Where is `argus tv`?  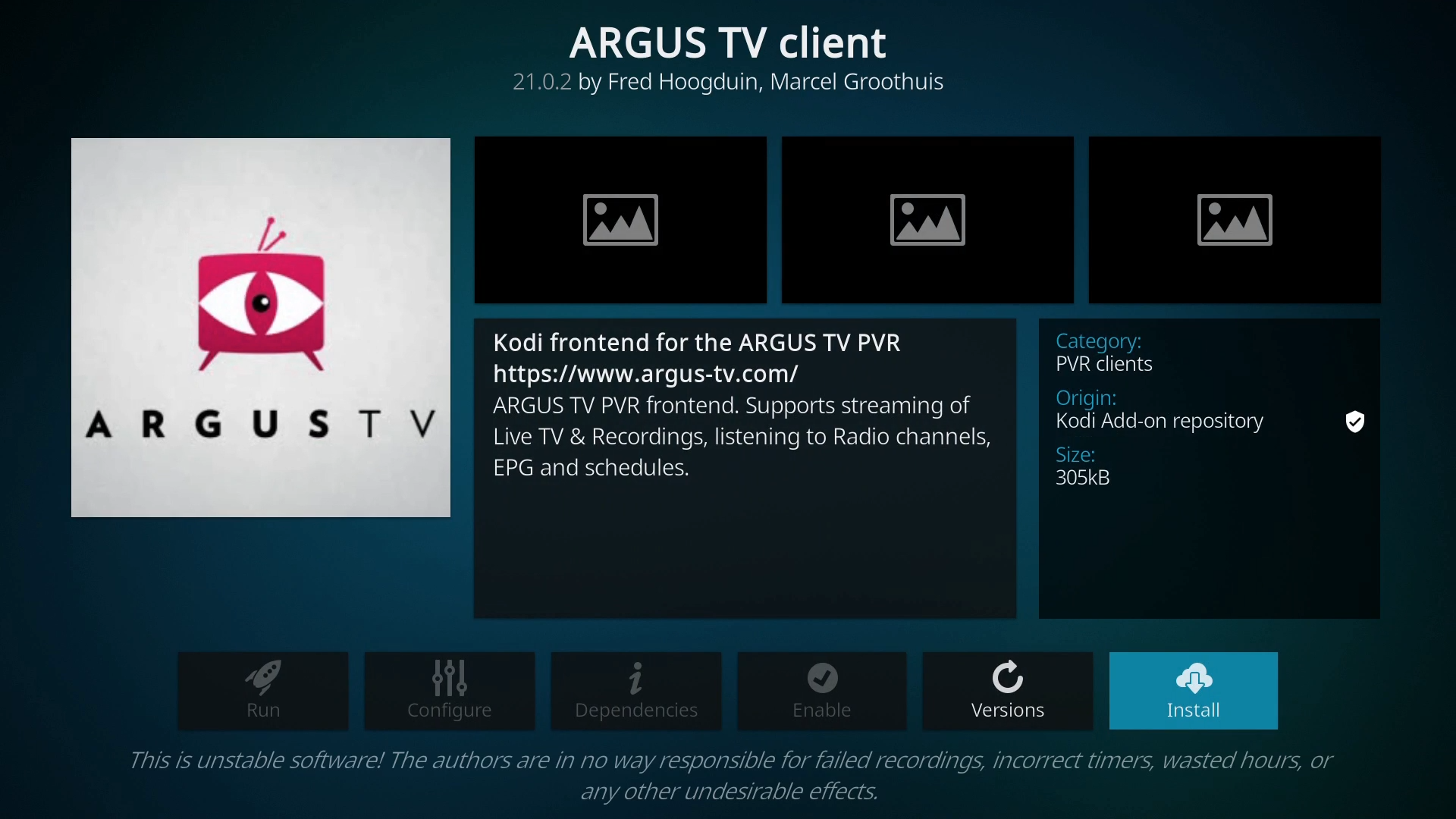 argus tv is located at coordinates (259, 326).